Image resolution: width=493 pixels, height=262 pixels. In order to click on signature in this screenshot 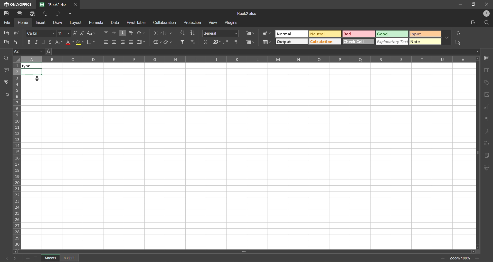, I will do `click(487, 169)`.